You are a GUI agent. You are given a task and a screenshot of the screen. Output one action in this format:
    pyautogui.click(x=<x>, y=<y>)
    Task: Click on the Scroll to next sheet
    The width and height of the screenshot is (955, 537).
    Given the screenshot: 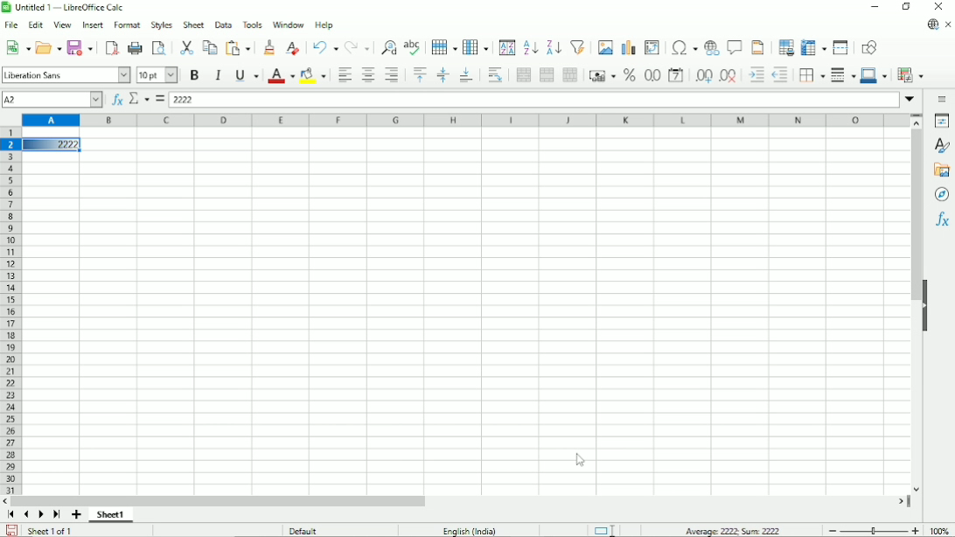 What is the action you would take?
    pyautogui.click(x=41, y=515)
    